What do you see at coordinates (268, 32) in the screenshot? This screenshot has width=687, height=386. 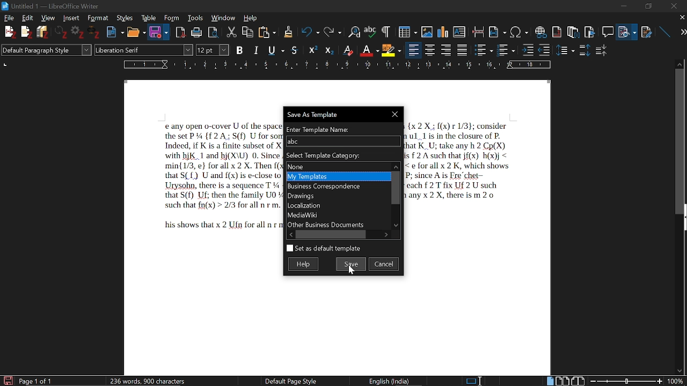 I see `Paste` at bounding box center [268, 32].